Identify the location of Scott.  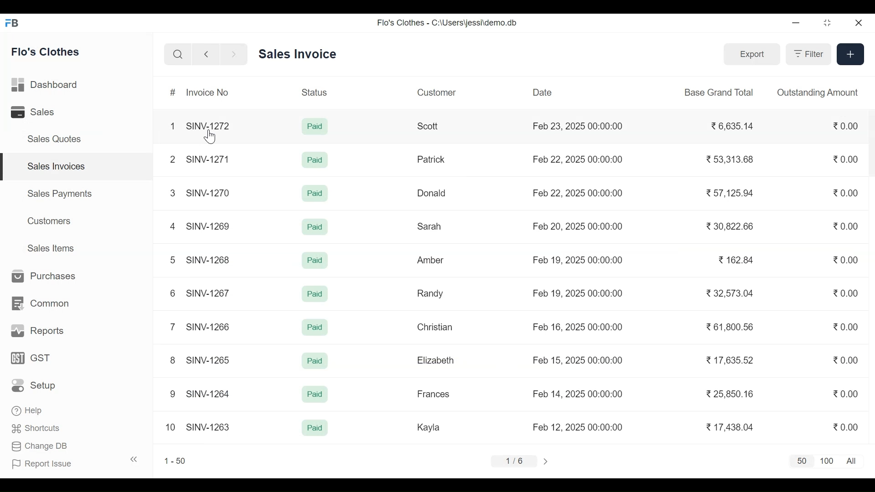
(428, 127).